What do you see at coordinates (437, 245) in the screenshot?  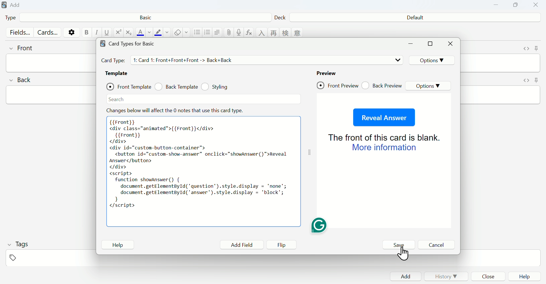 I see `Cancel` at bounding box center [437, 245].